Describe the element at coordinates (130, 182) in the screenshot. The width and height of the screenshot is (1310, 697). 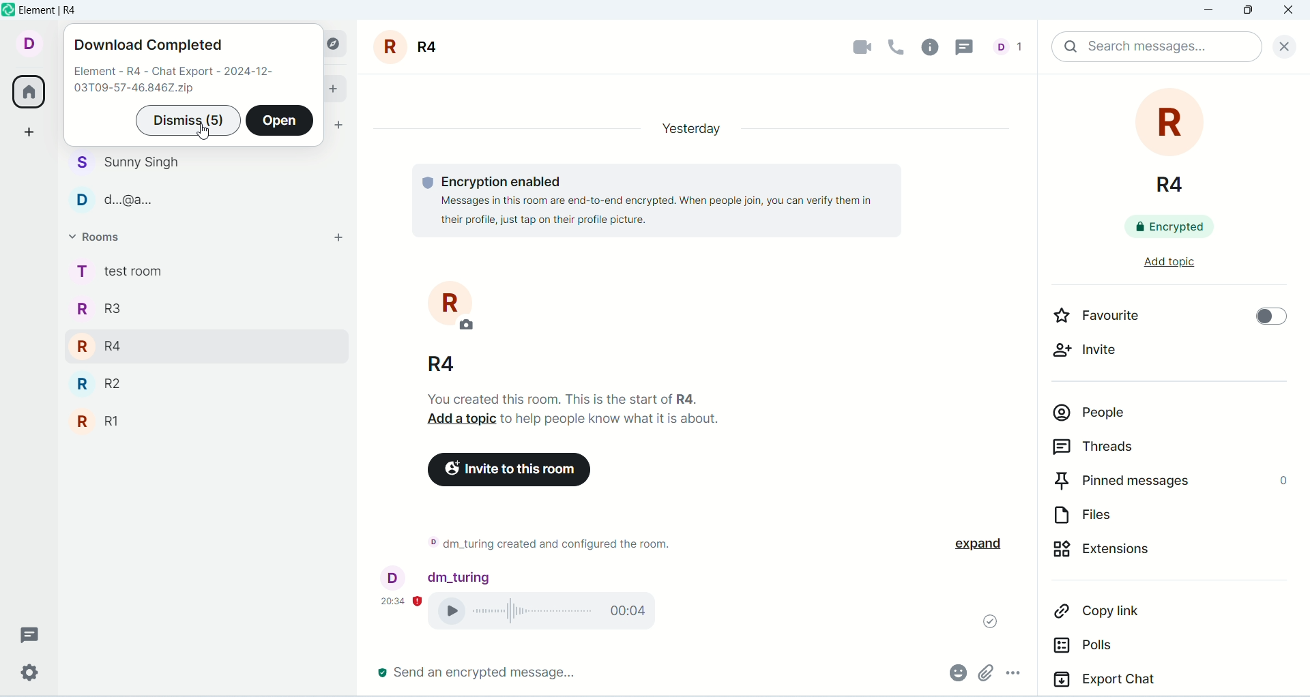
I see `people` at that location.